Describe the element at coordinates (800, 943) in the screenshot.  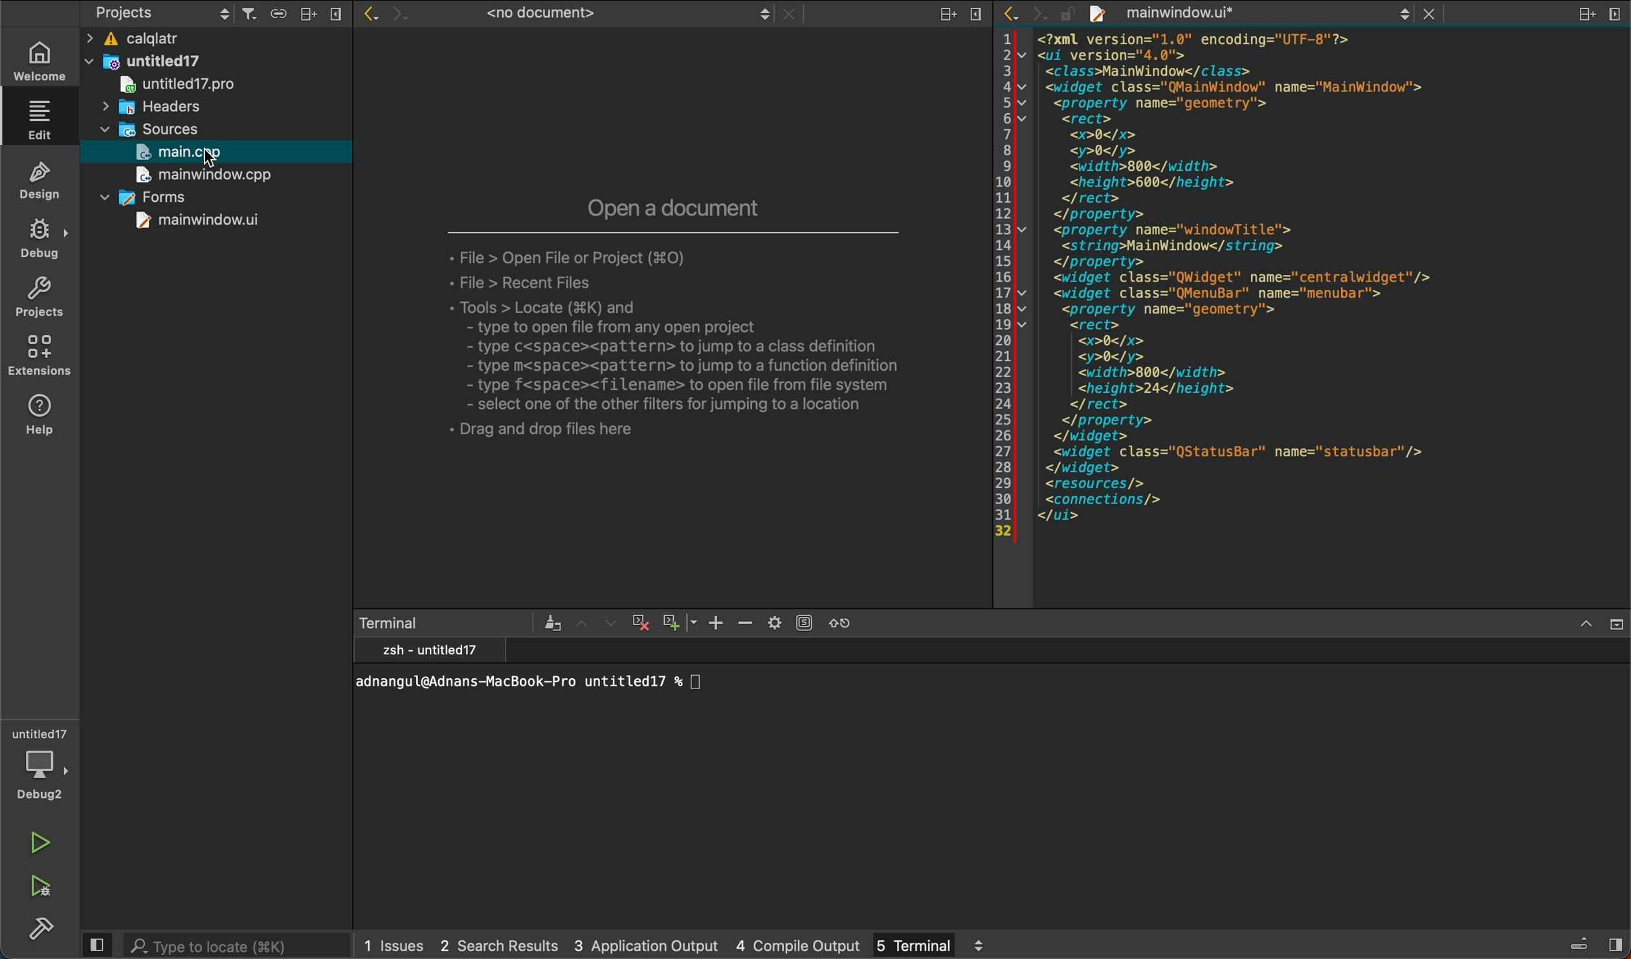
I see `compile output` at that location.